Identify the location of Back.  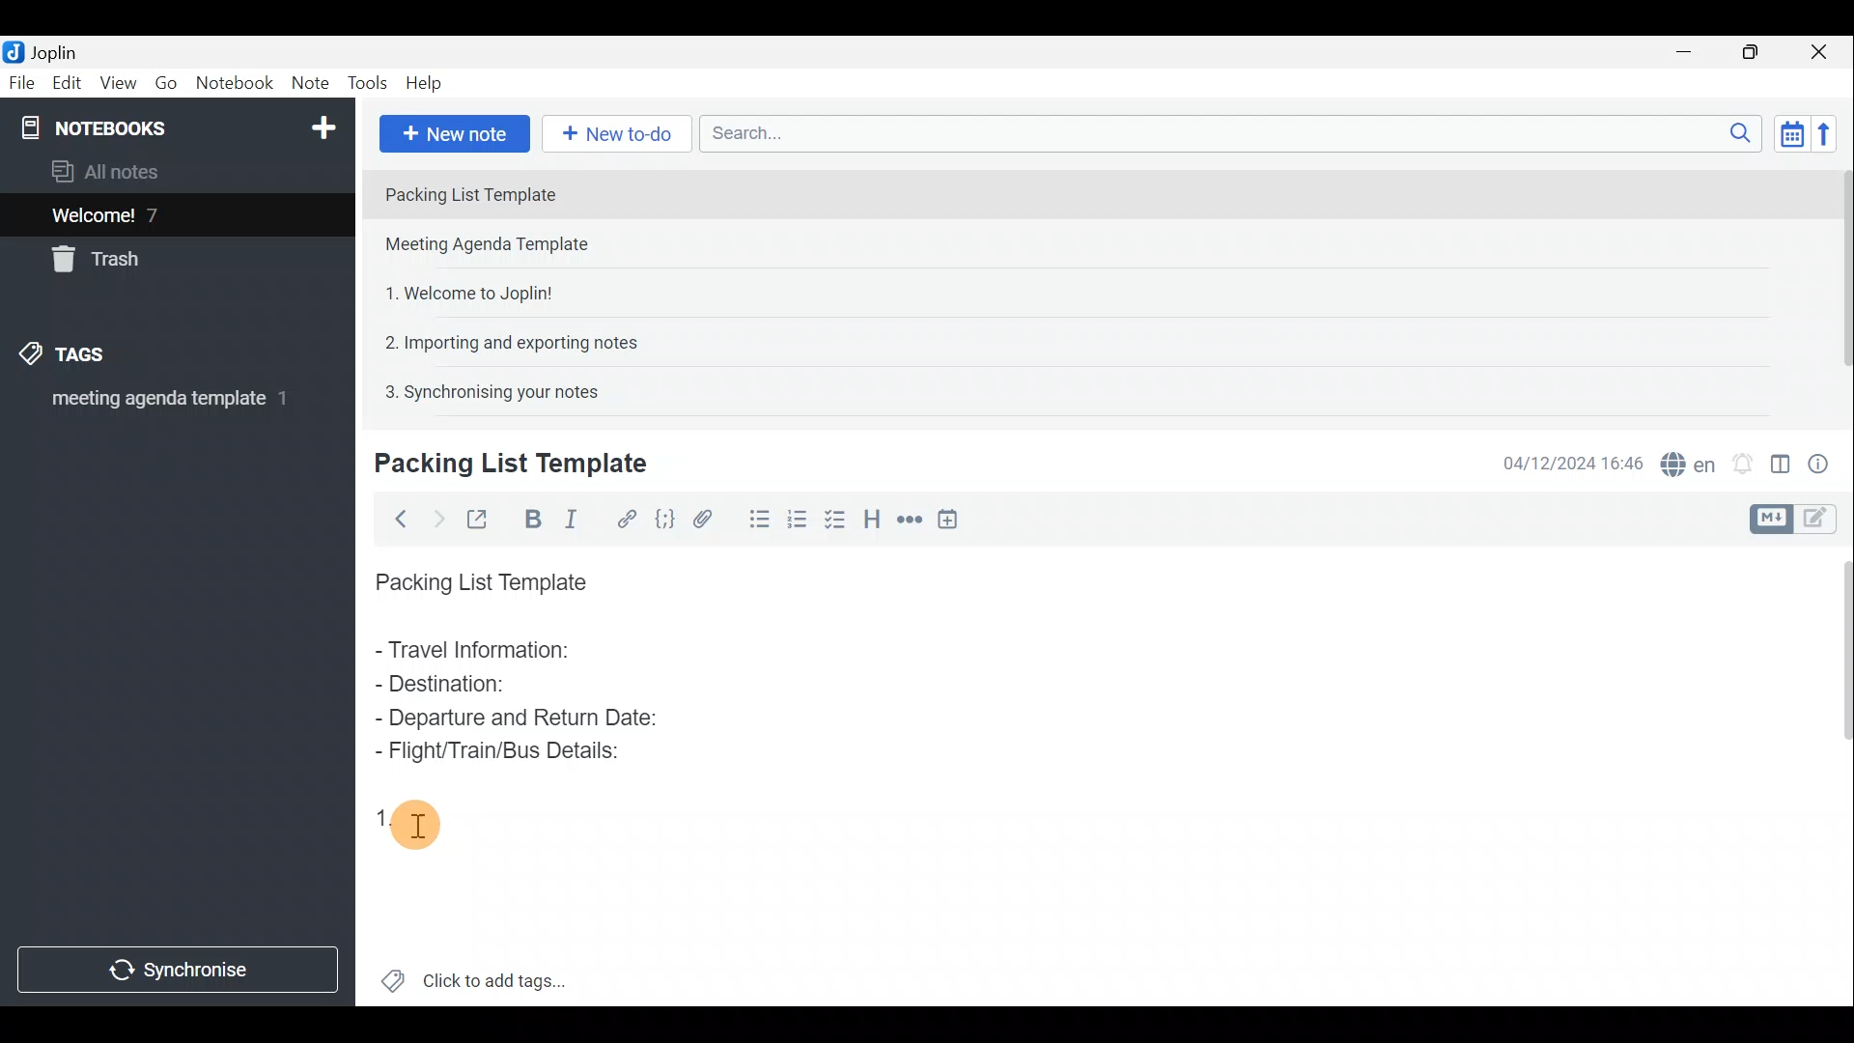
(397, 519).